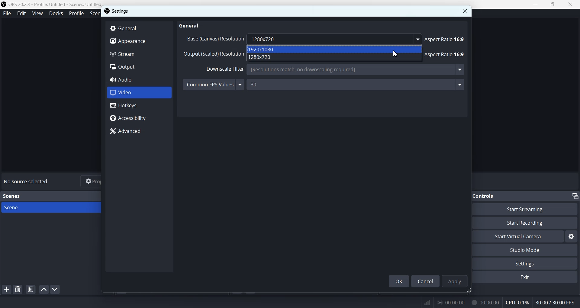 The height and width of the screenshot is (308, 580). What do you see at coordinates (521, 236) in the screenshot?
I see `Start Virtual Camera` at bounding box center [521, 236].